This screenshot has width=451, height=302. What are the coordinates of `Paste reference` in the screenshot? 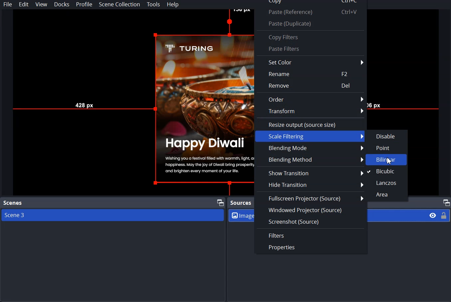 It's located at (310, 12).